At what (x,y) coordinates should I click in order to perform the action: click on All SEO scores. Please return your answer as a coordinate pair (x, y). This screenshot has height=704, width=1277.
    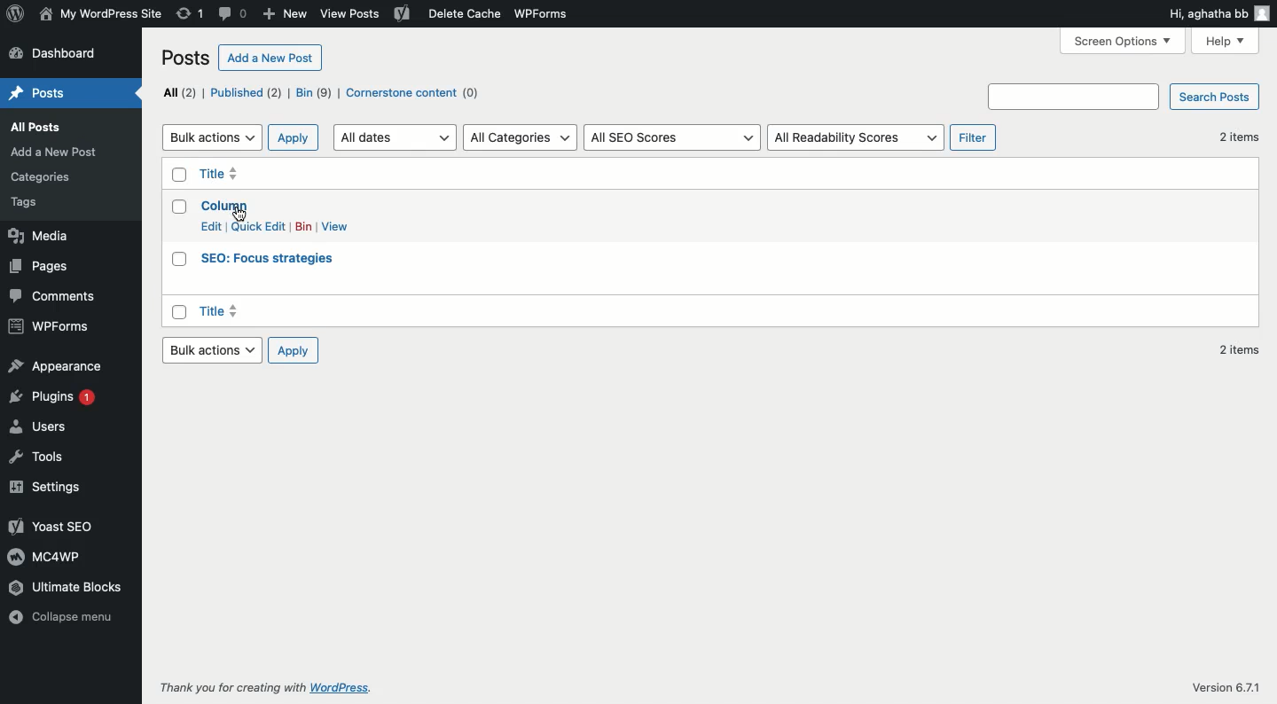
    Looking at the image, I should click on (671, 139).